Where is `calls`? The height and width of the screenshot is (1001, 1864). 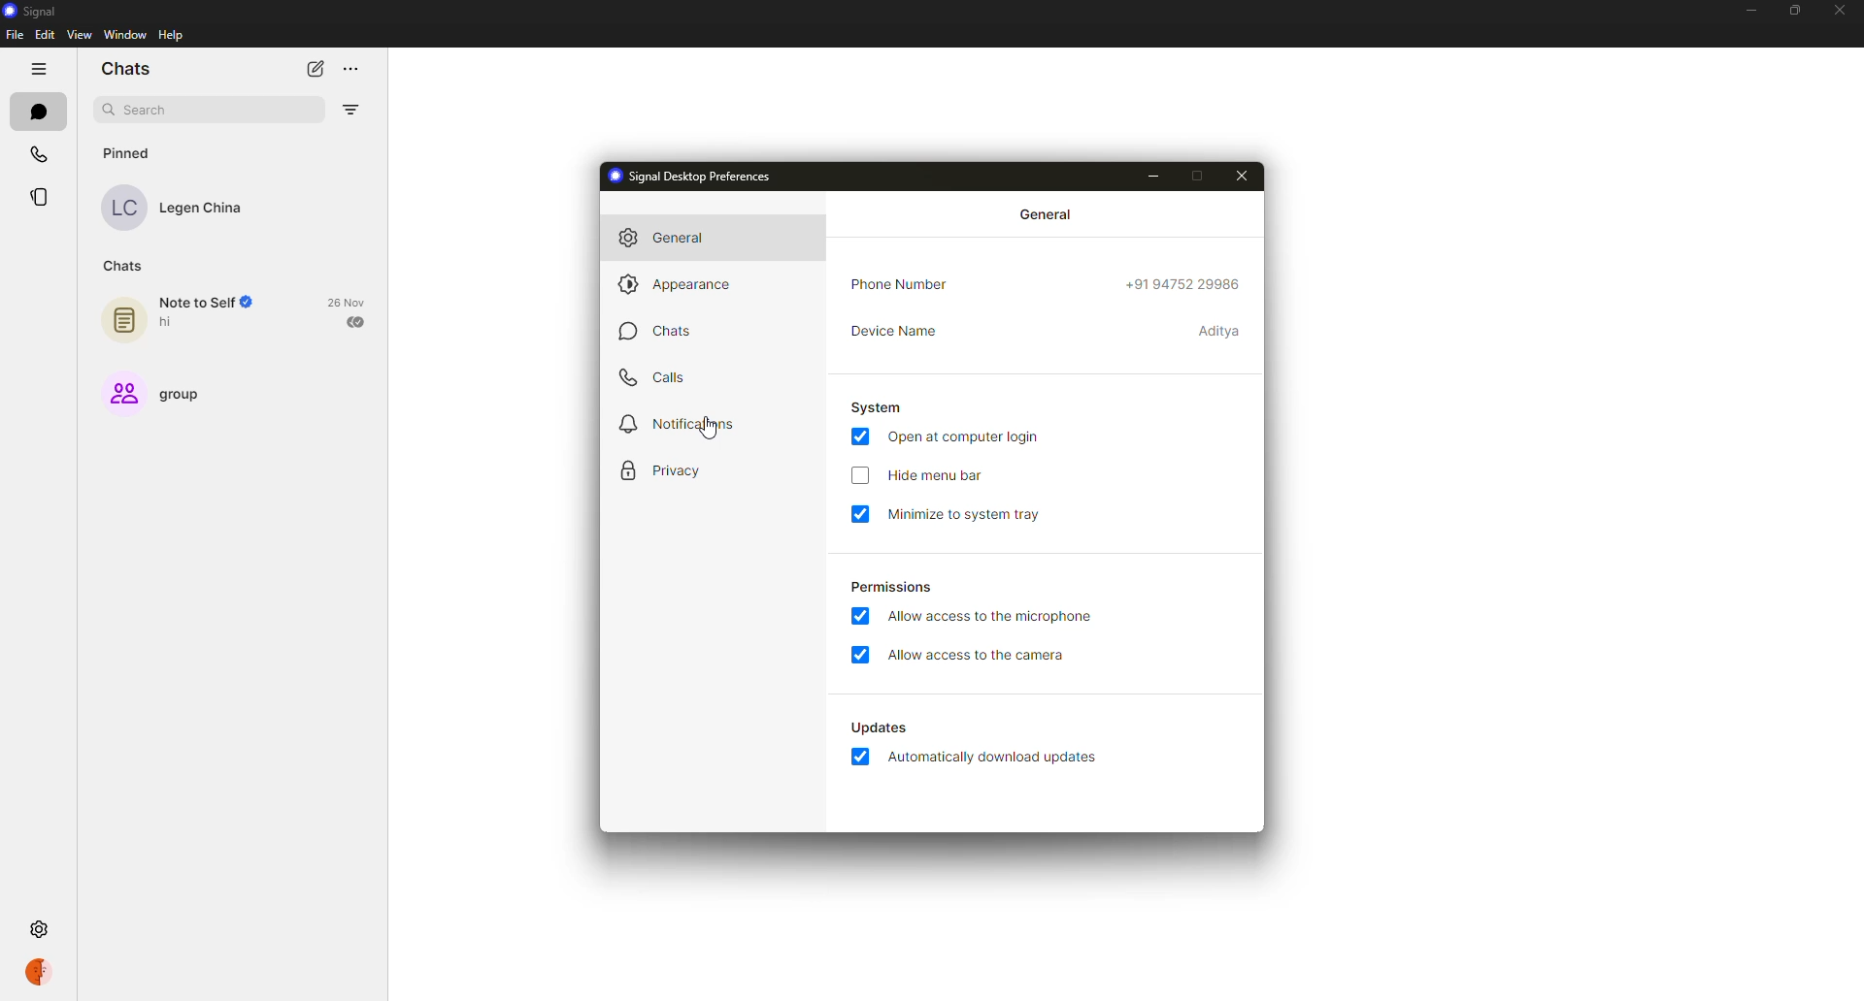 calls is located at coordinates (656, 374).